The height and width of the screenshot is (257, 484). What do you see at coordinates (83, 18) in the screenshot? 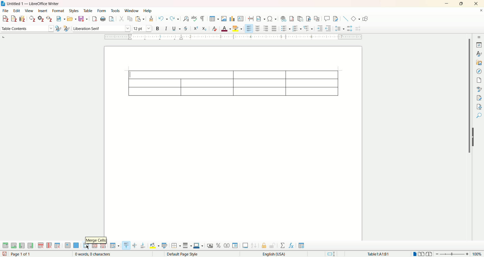
I see `save` at bounding box center [83, 18].